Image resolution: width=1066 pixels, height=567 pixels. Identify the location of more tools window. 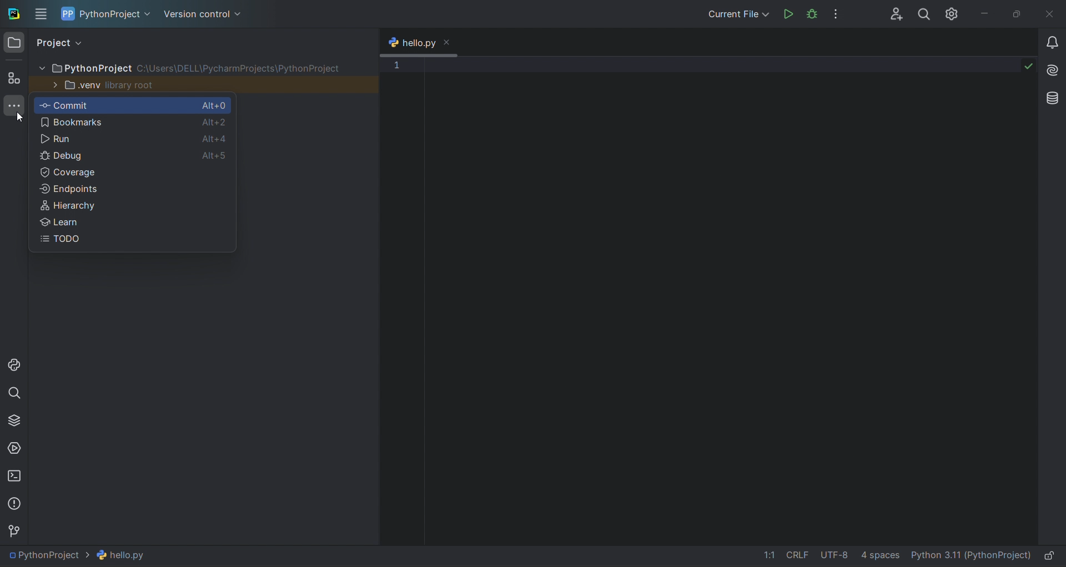
(14, 107).